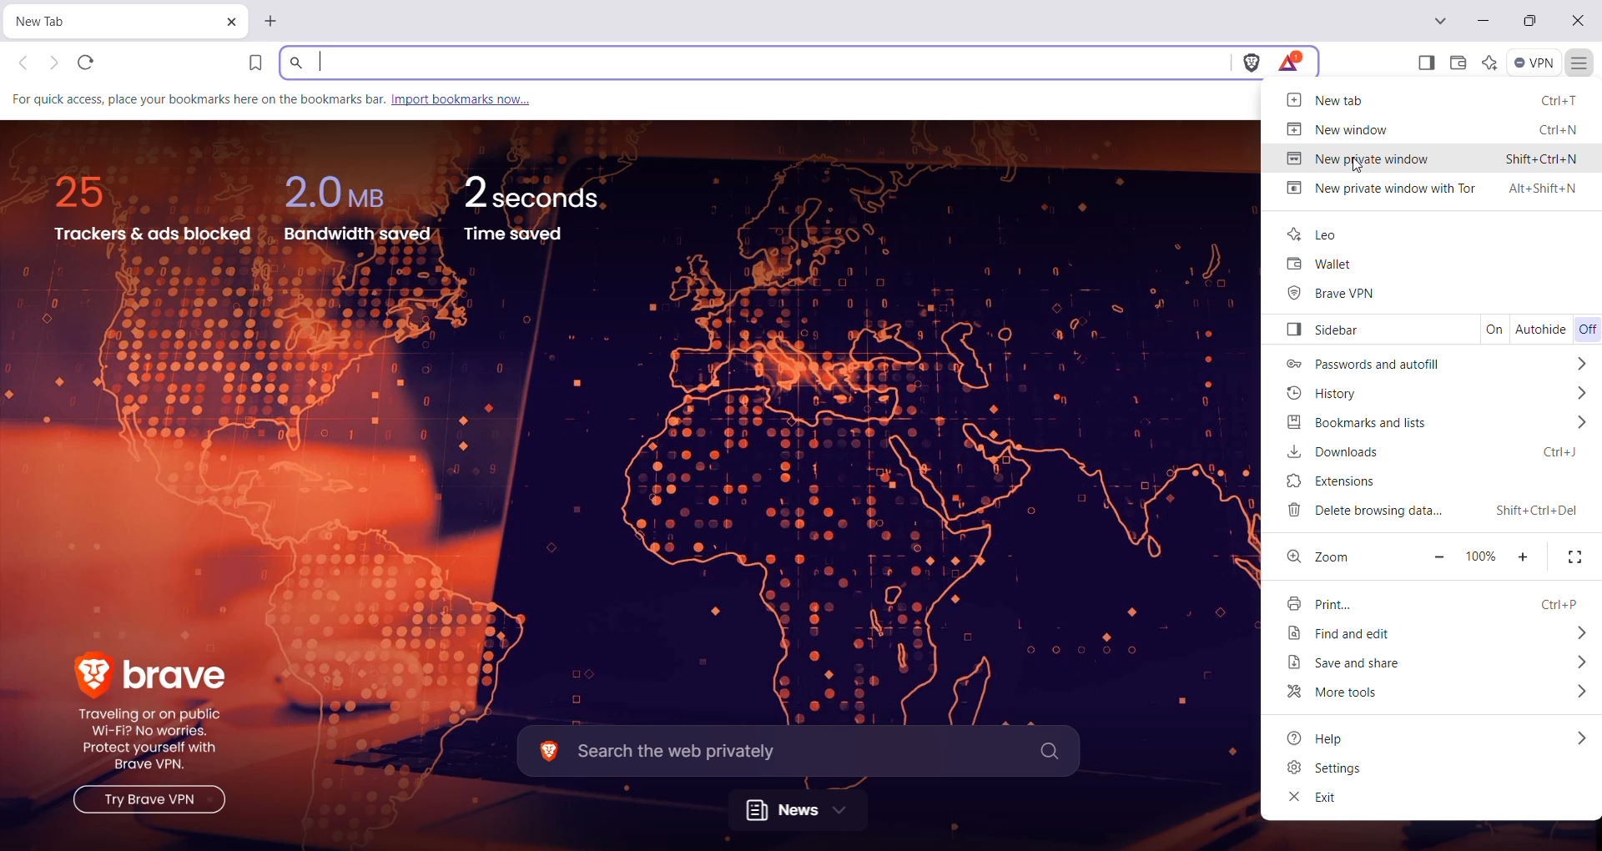  I want to click on Brave Wallet, so click(1458, 62).